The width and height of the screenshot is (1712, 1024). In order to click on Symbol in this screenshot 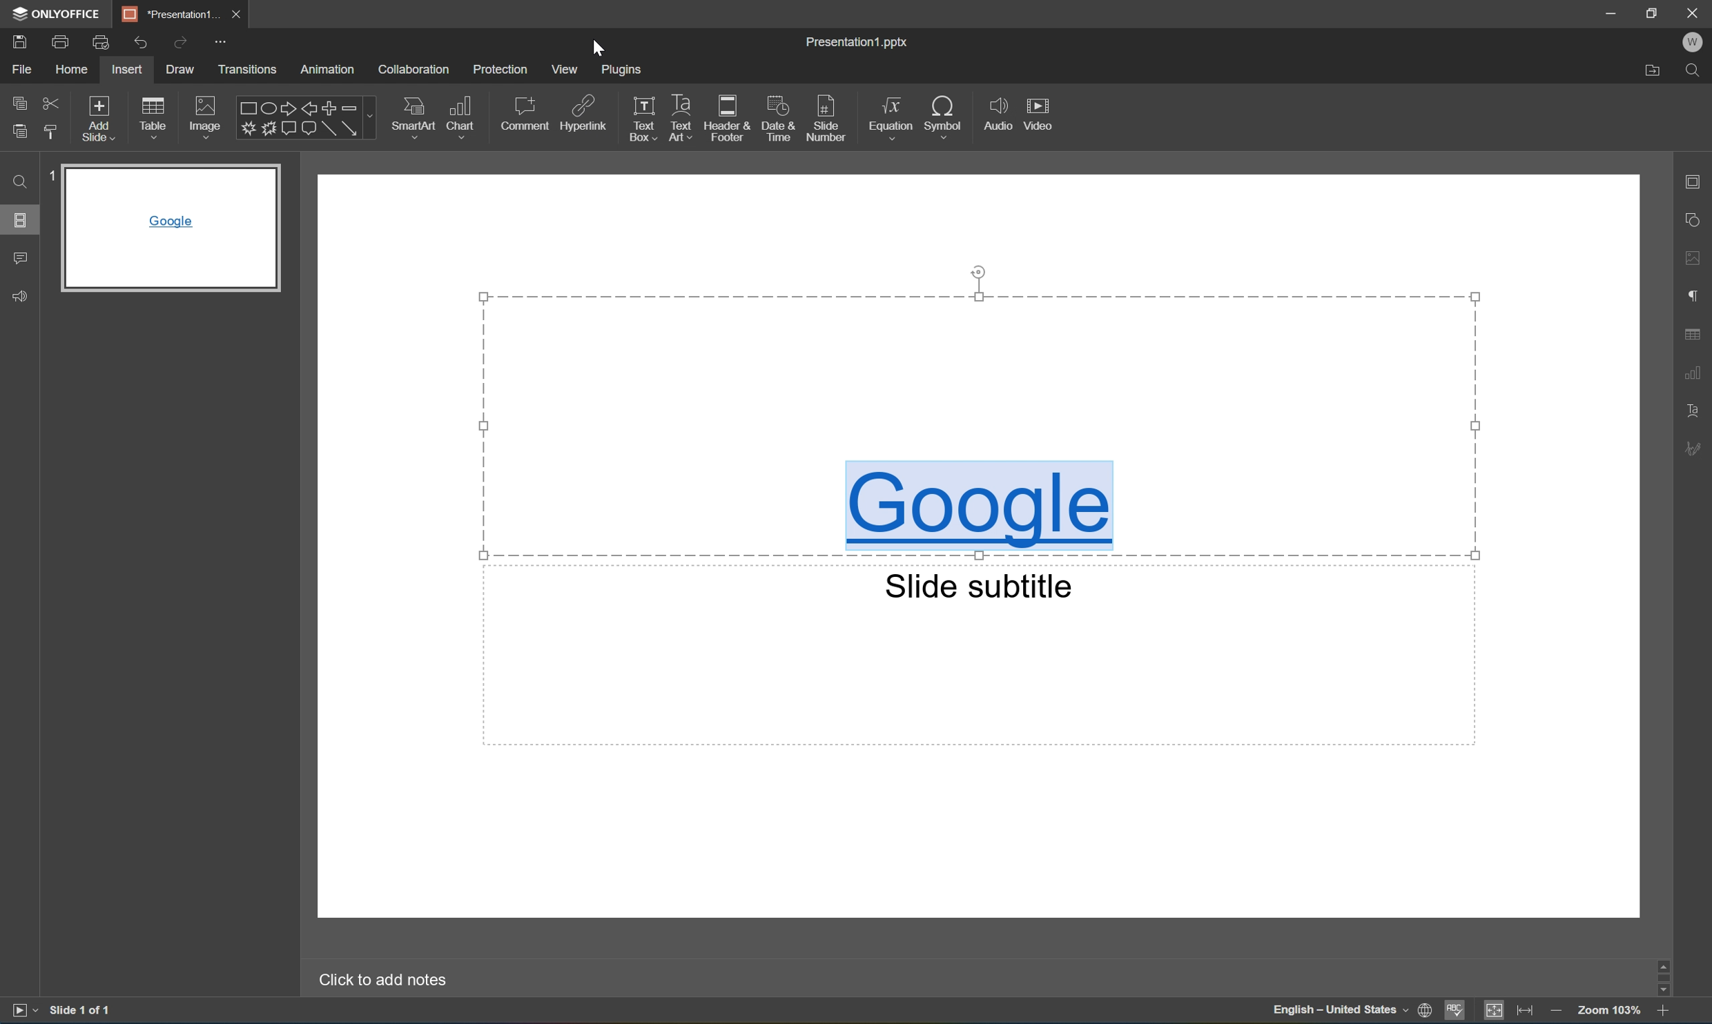, I will do `click(949, 115)`.